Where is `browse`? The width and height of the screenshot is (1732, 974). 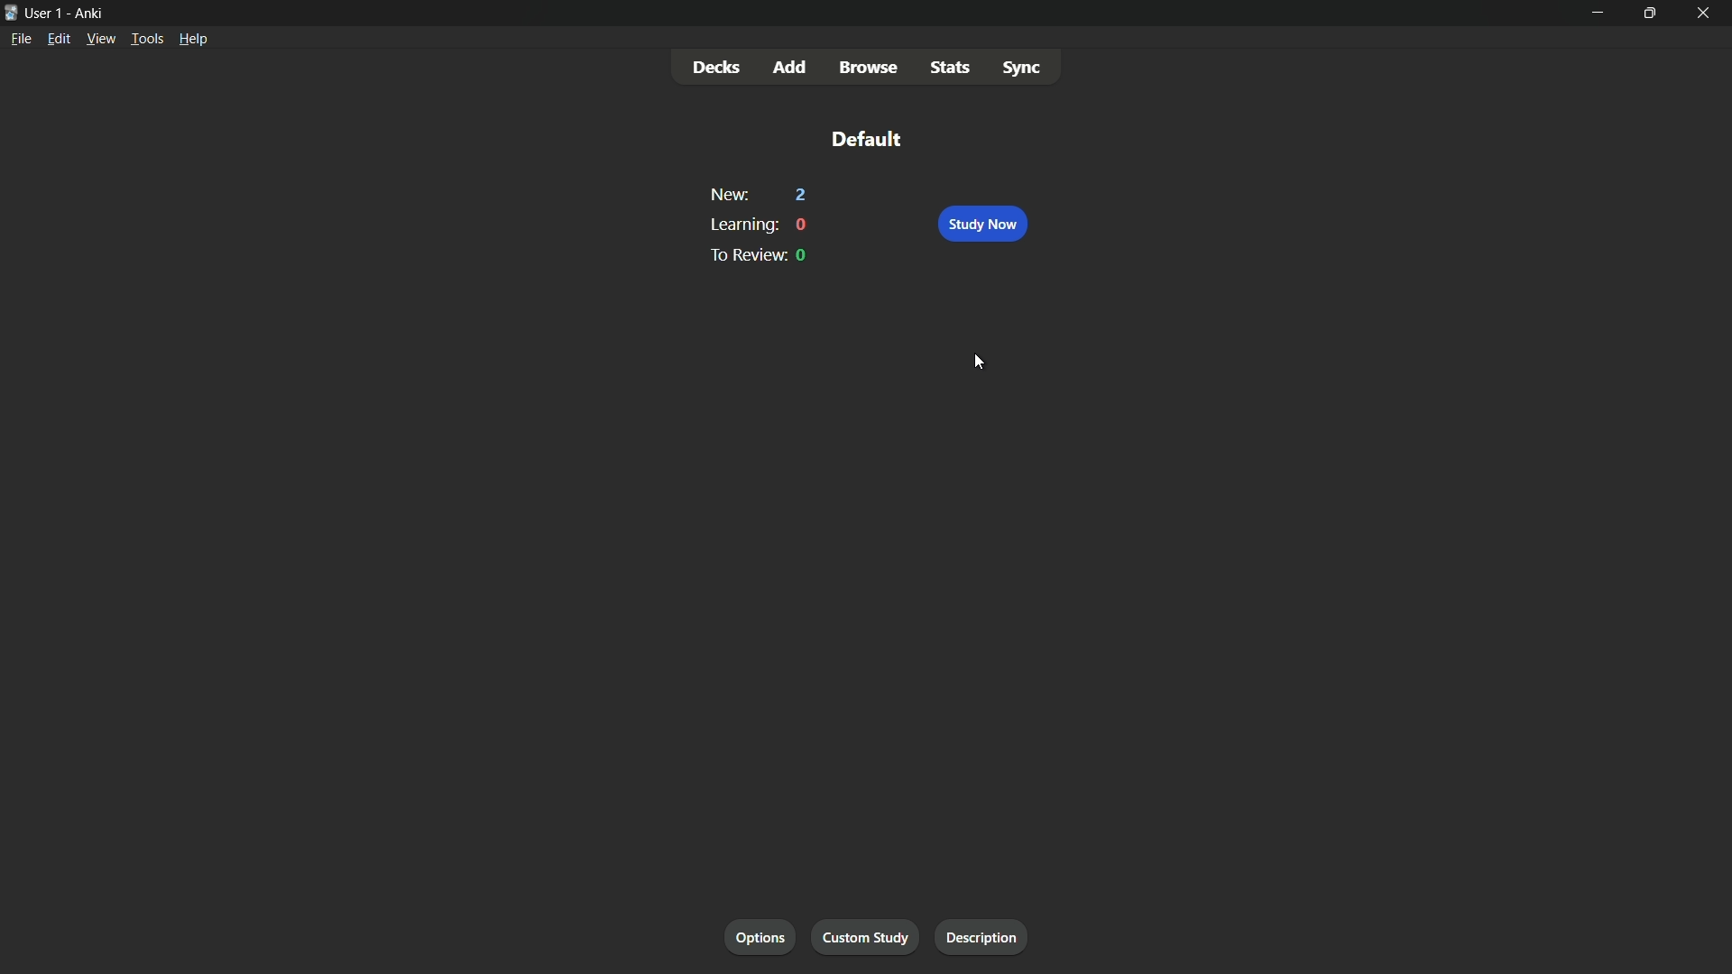
browse is located at coordinates (867, 69).